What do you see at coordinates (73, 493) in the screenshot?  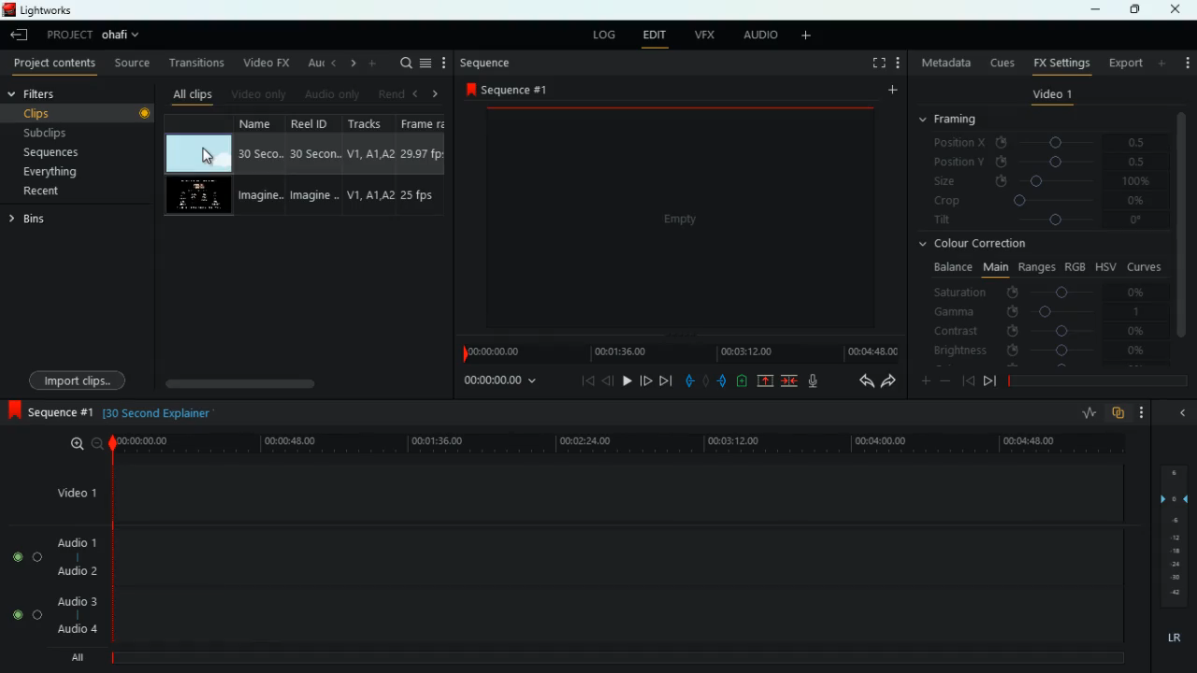 I see `video1` at bounding box center [73, 493].